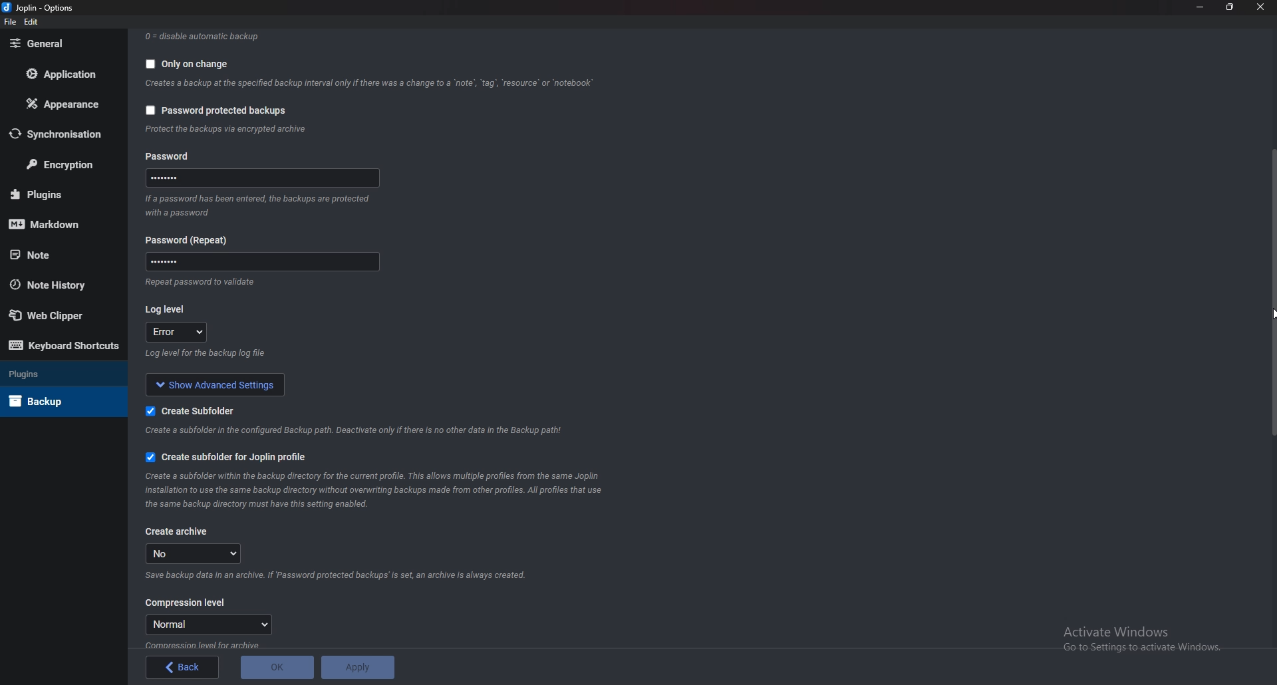 The width and height of the screenshot is (1277, 685). Describe the element at coordinates (355, 431) in the screenshot. I see `Info` at that location.